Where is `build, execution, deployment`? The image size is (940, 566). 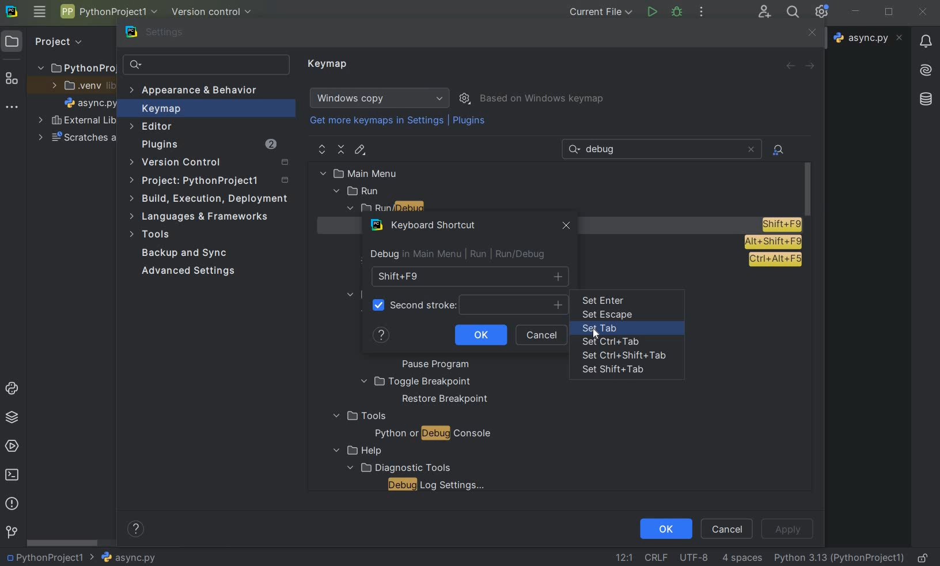
build, execution, deployment is located at coordinates (210, 198).